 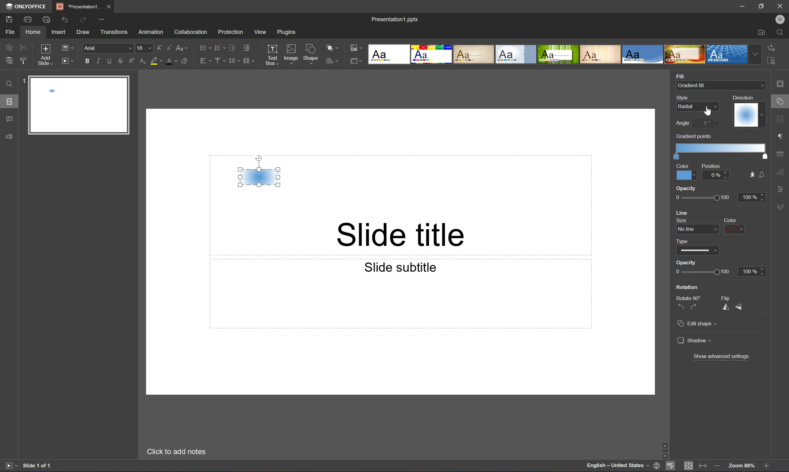 I want to click on 0%, so click(x=716, y=175).